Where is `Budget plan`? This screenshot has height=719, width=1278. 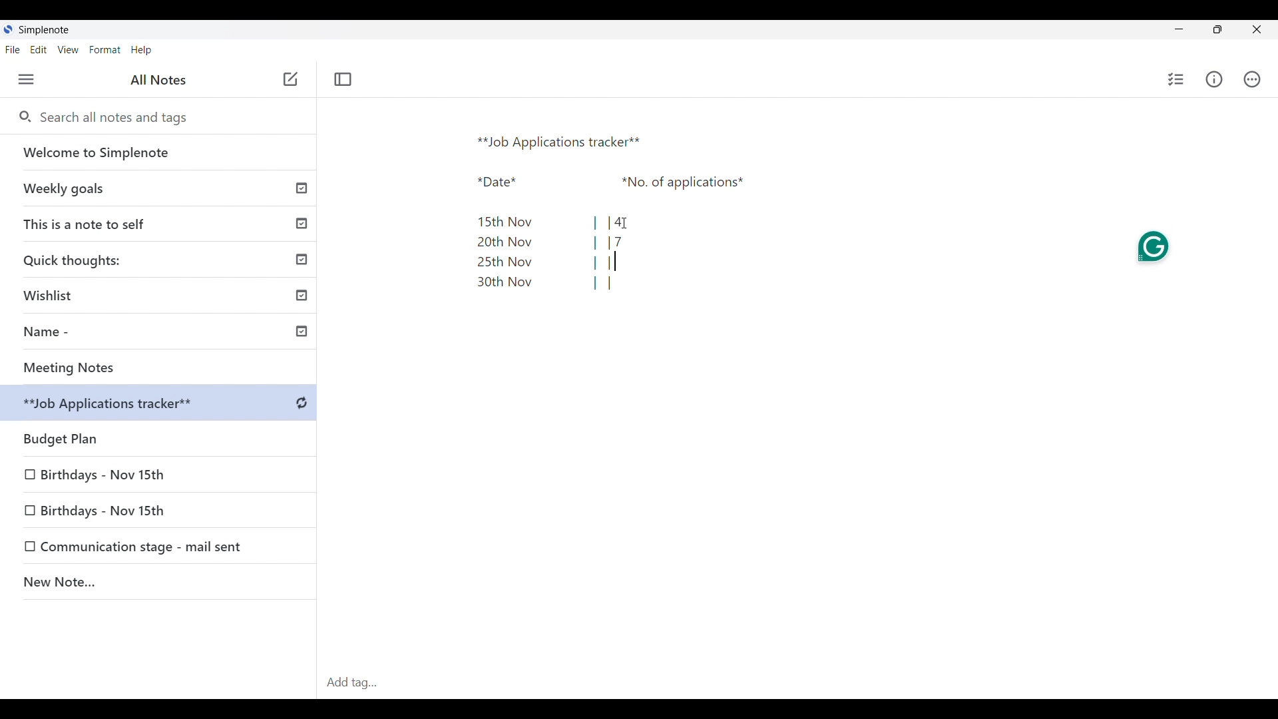
Budget plan is located at coordinates (160, 435).